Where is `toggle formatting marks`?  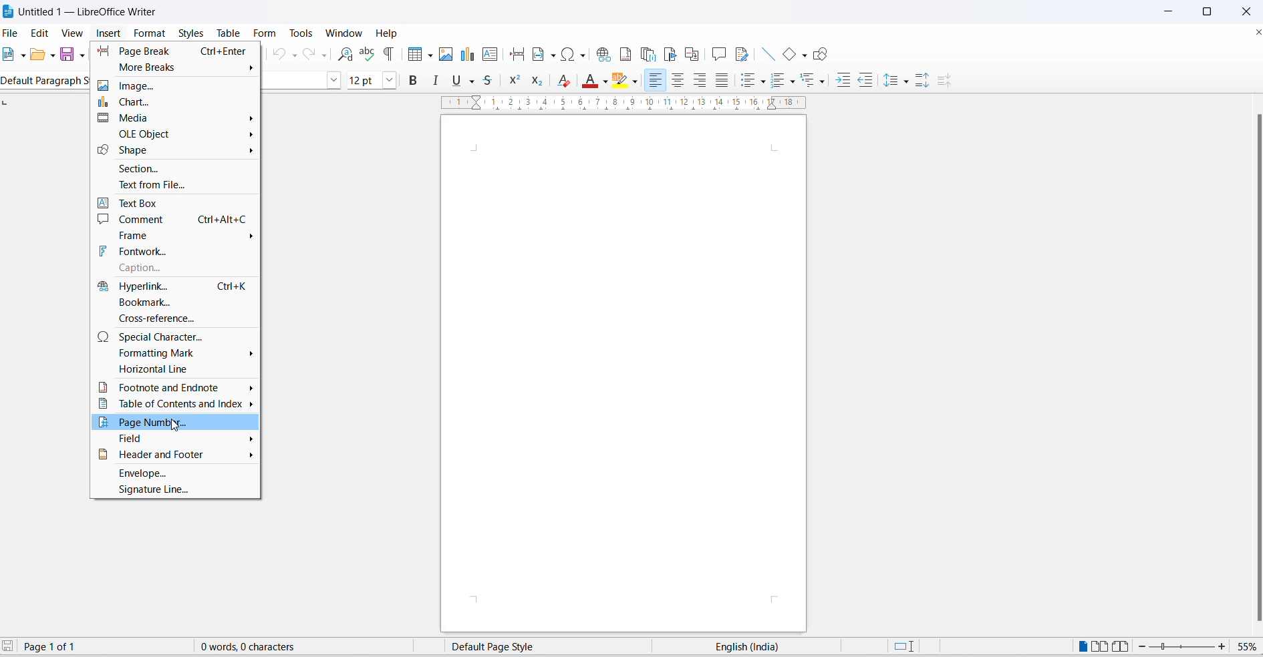 toggle formatting marks is located at coordinates (389, 55).